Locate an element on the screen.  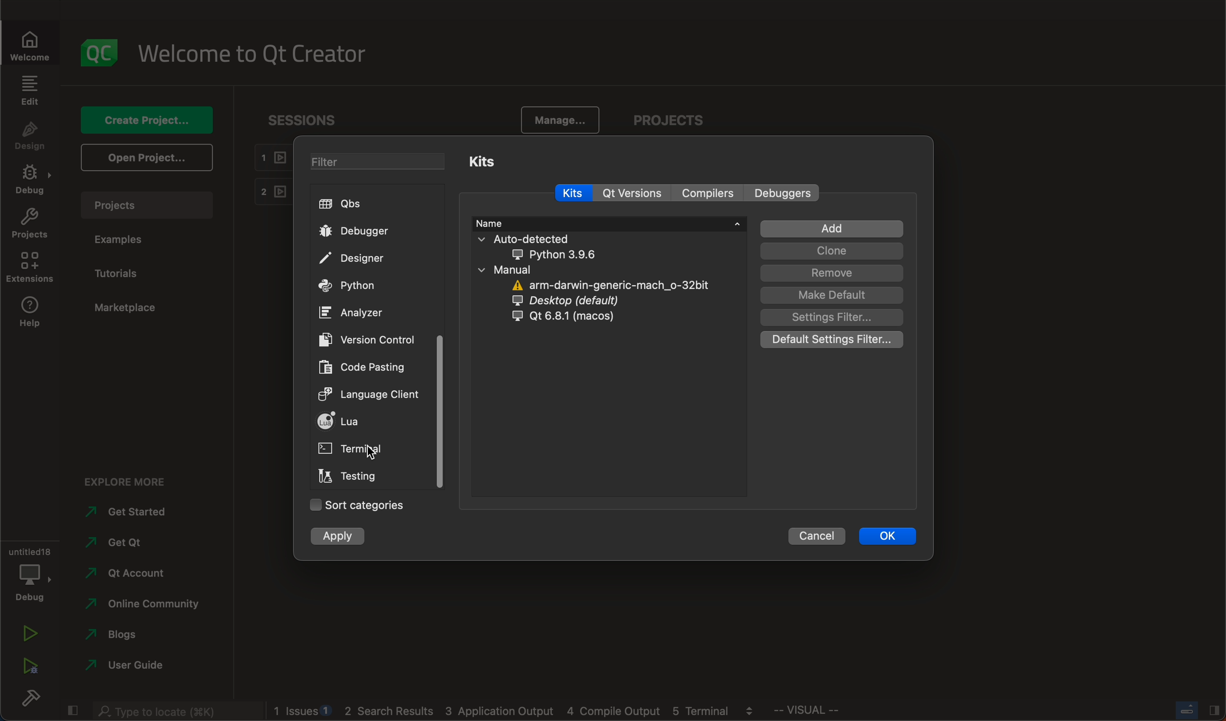
welcomw is located at coordinates (33, 40).